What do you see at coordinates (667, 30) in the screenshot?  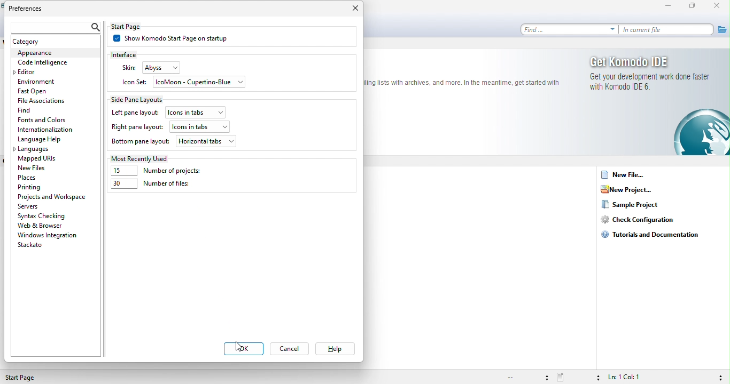 I see `in current file` at bounding box center [667, 30].